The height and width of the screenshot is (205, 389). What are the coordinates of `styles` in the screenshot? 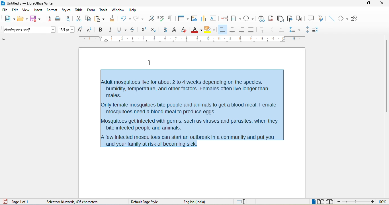 It's located at (67, 10).